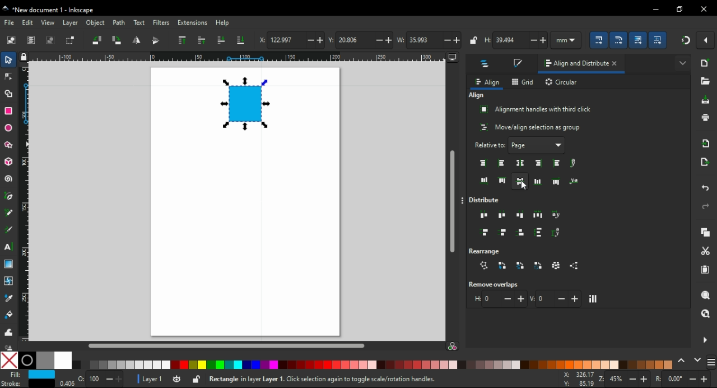 The width and height of the screenshot is (717, 388). What do you see at coordinates (538, 214) in the screenshot?
I see `distribute horizontally with even horizontal gaps` at bounding box center [538, 214].